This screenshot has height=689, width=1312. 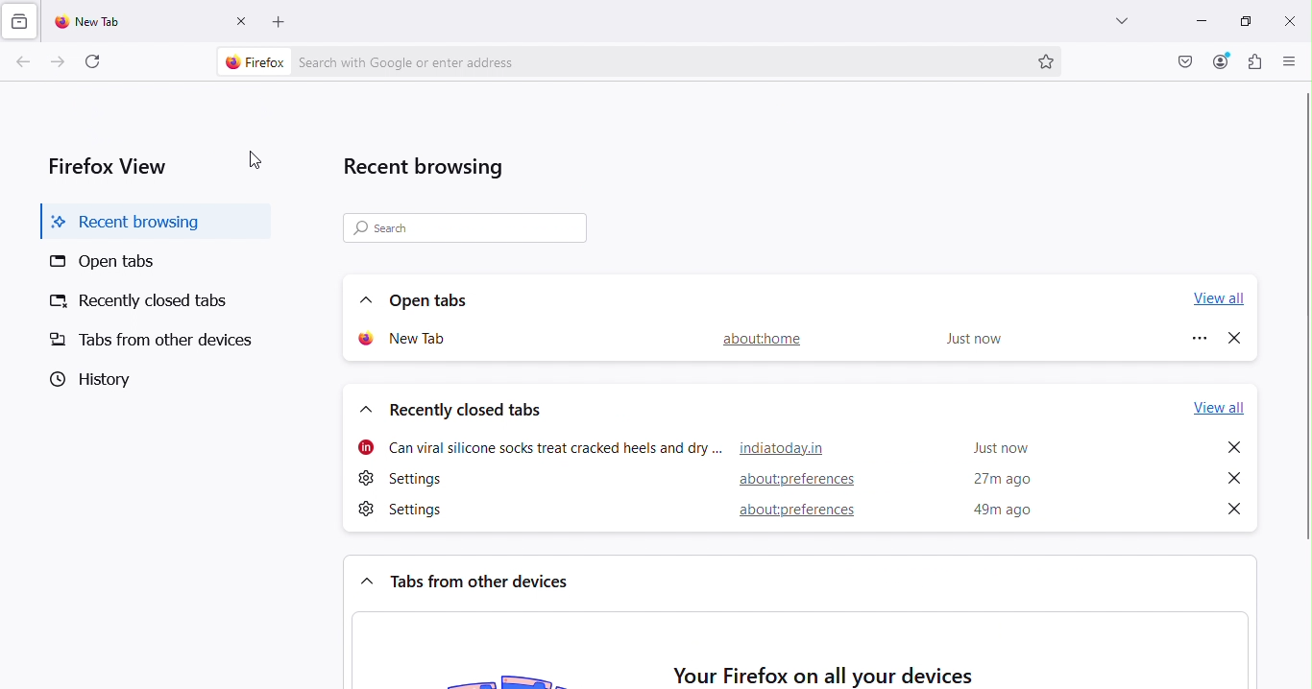 What do you see at coordinates (1181, 60) in the screenshot?
I see `Save to pocket` at bounding box center [1181, 60].